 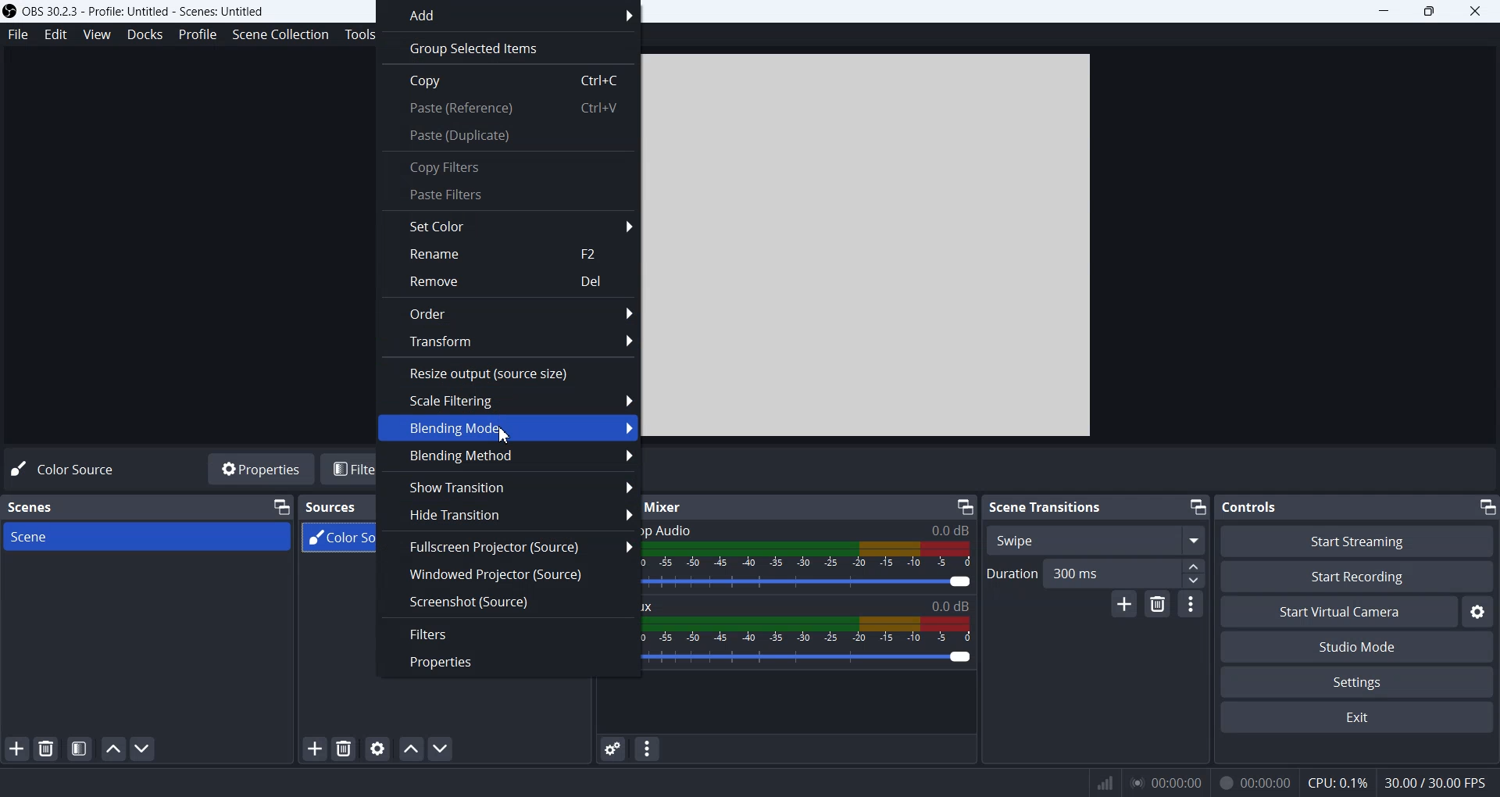 I want to click on Swipe, so click(x=1095, y=539).